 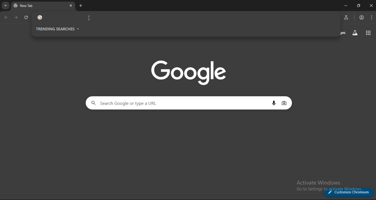 I want to click on restore down, so click(x=358, y=6).